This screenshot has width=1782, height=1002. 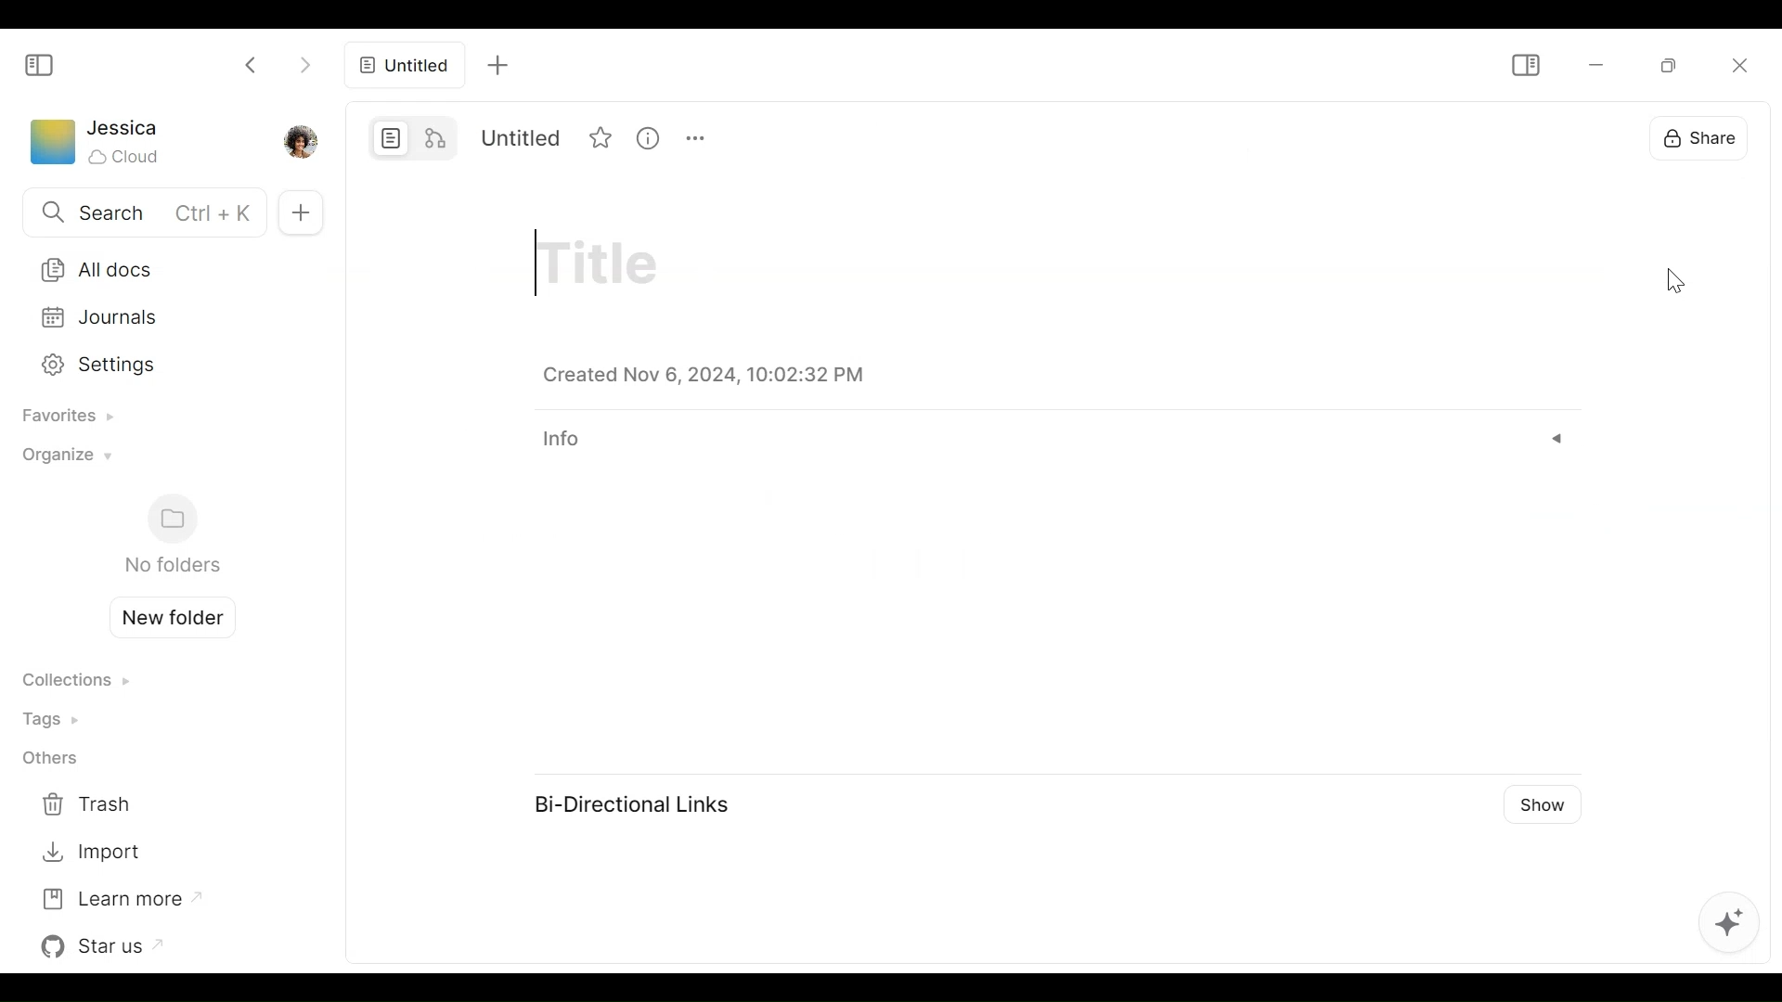 I want to click on Search, so click(x=140, y=214).